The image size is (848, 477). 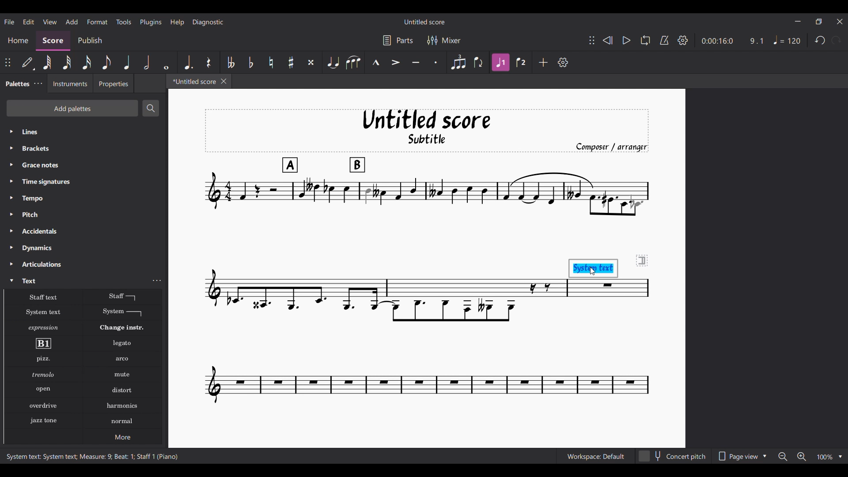 I want to click on System text: System text; Measure: 9; Beat: 1; Staff 1 (Piano), so click(x=91, y=456).